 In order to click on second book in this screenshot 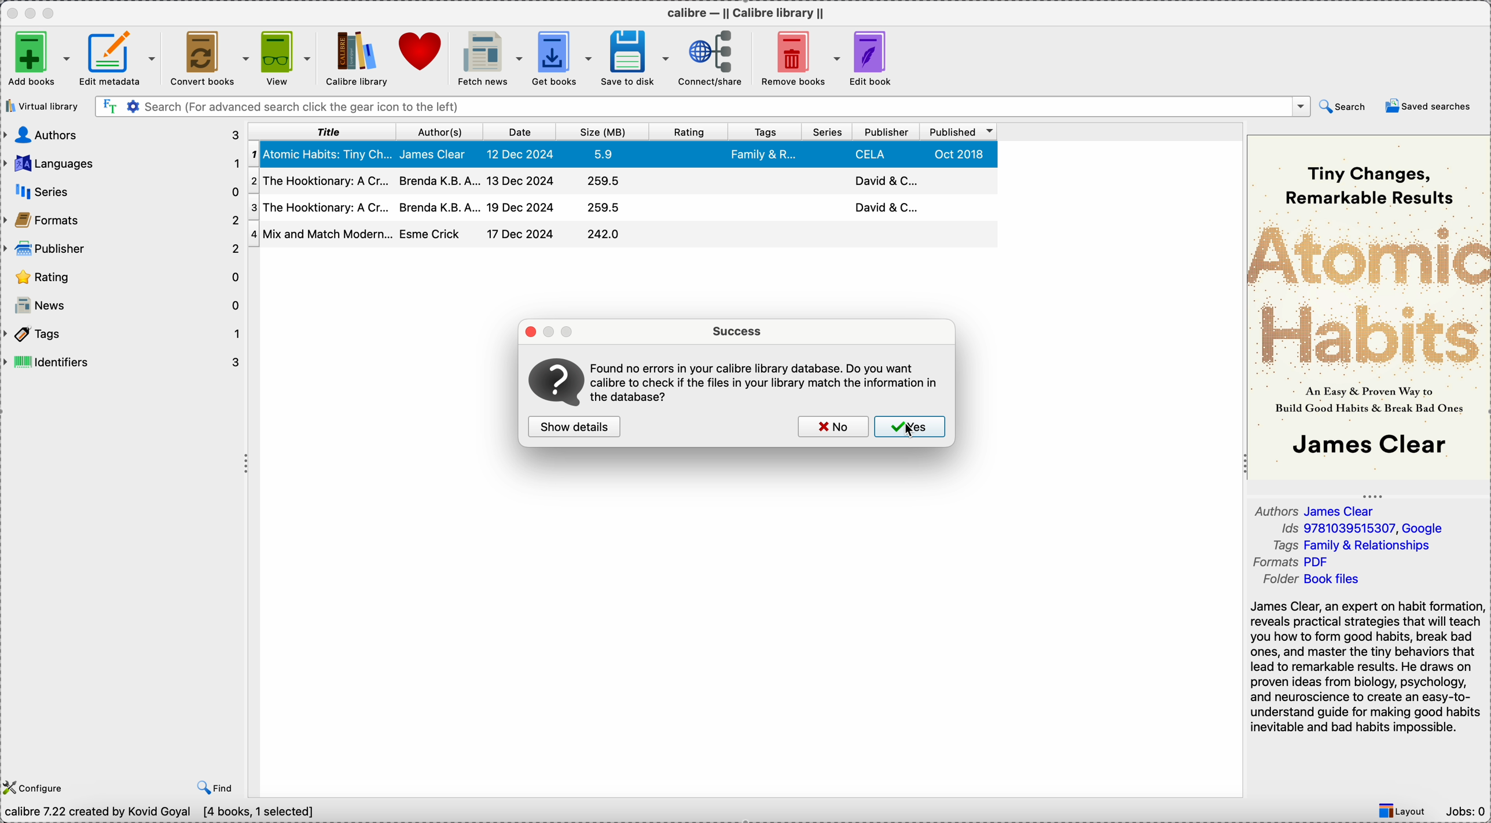, I will do `click(622, 183)`.